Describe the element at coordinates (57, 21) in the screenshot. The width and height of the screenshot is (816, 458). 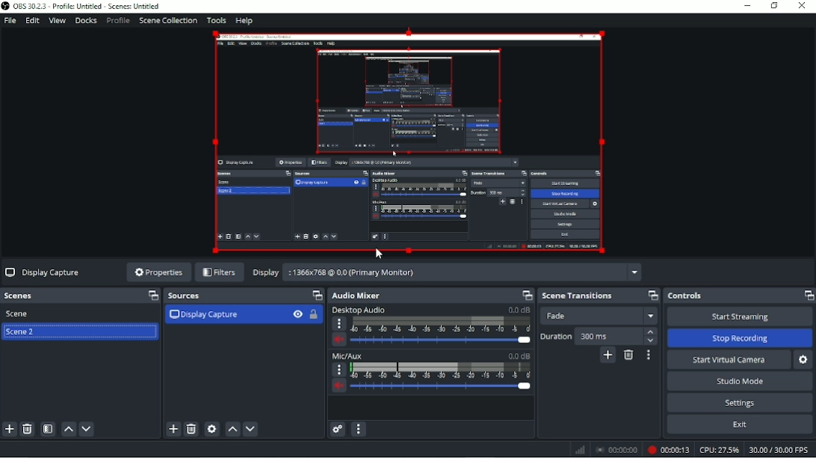
I see `View` at that location.